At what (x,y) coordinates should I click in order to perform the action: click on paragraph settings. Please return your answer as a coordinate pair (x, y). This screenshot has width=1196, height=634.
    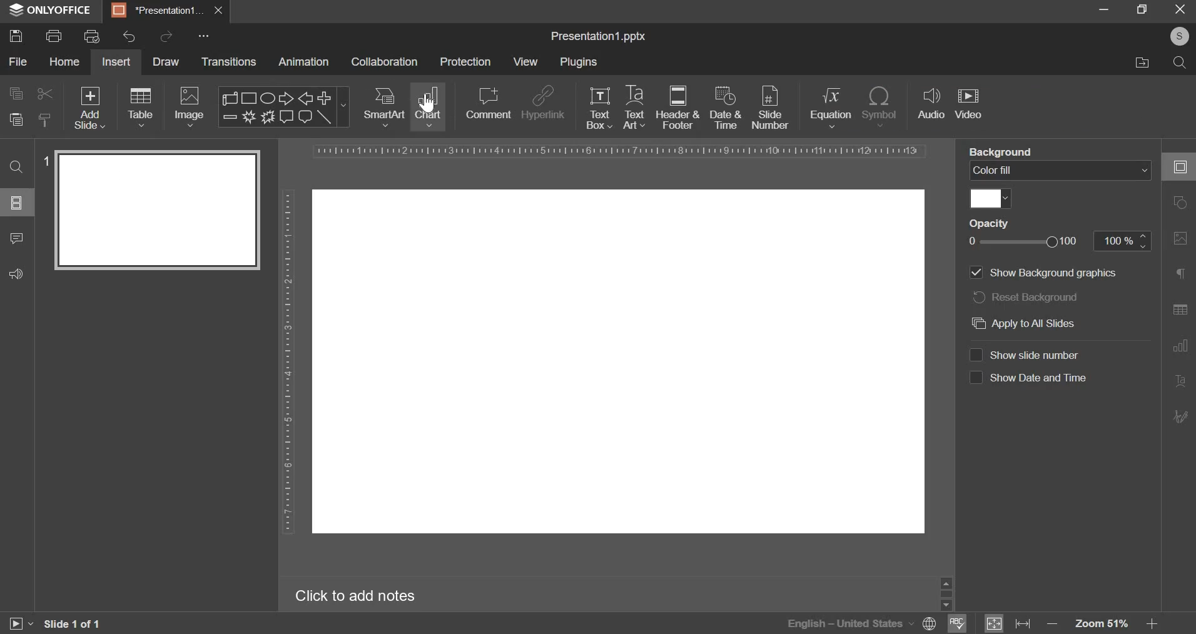
    Looking at the image, I should click on (1181, 274).